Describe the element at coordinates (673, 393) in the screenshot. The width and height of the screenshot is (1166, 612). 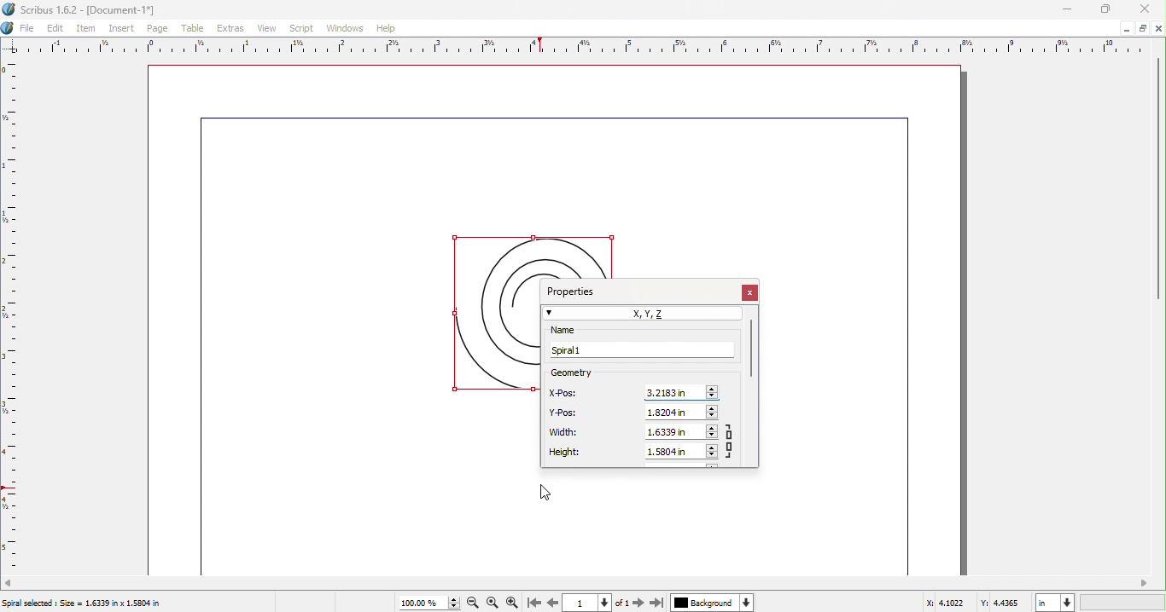
I see `Horizontal position of current basepoint` at that location.